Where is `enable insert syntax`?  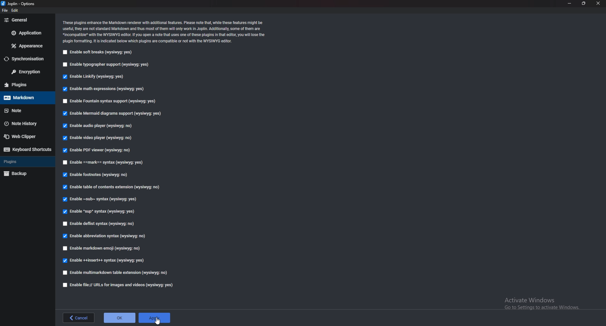
enable insert syntax is located at coordinates (104, 260).